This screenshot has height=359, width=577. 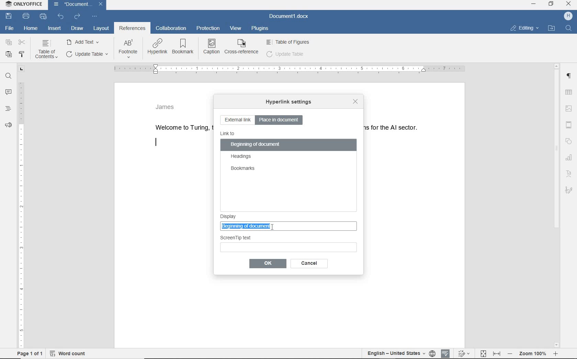 I want to click on save, so click(x=8, y=16).